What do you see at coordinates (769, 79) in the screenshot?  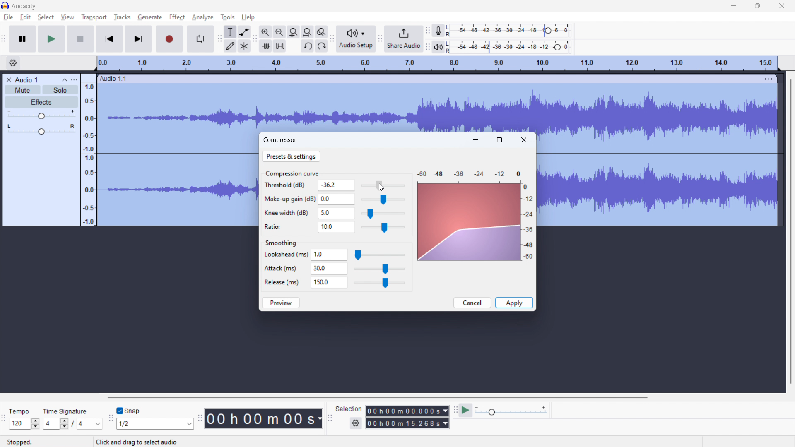 I see `menu` at bounding box center [769, 79].